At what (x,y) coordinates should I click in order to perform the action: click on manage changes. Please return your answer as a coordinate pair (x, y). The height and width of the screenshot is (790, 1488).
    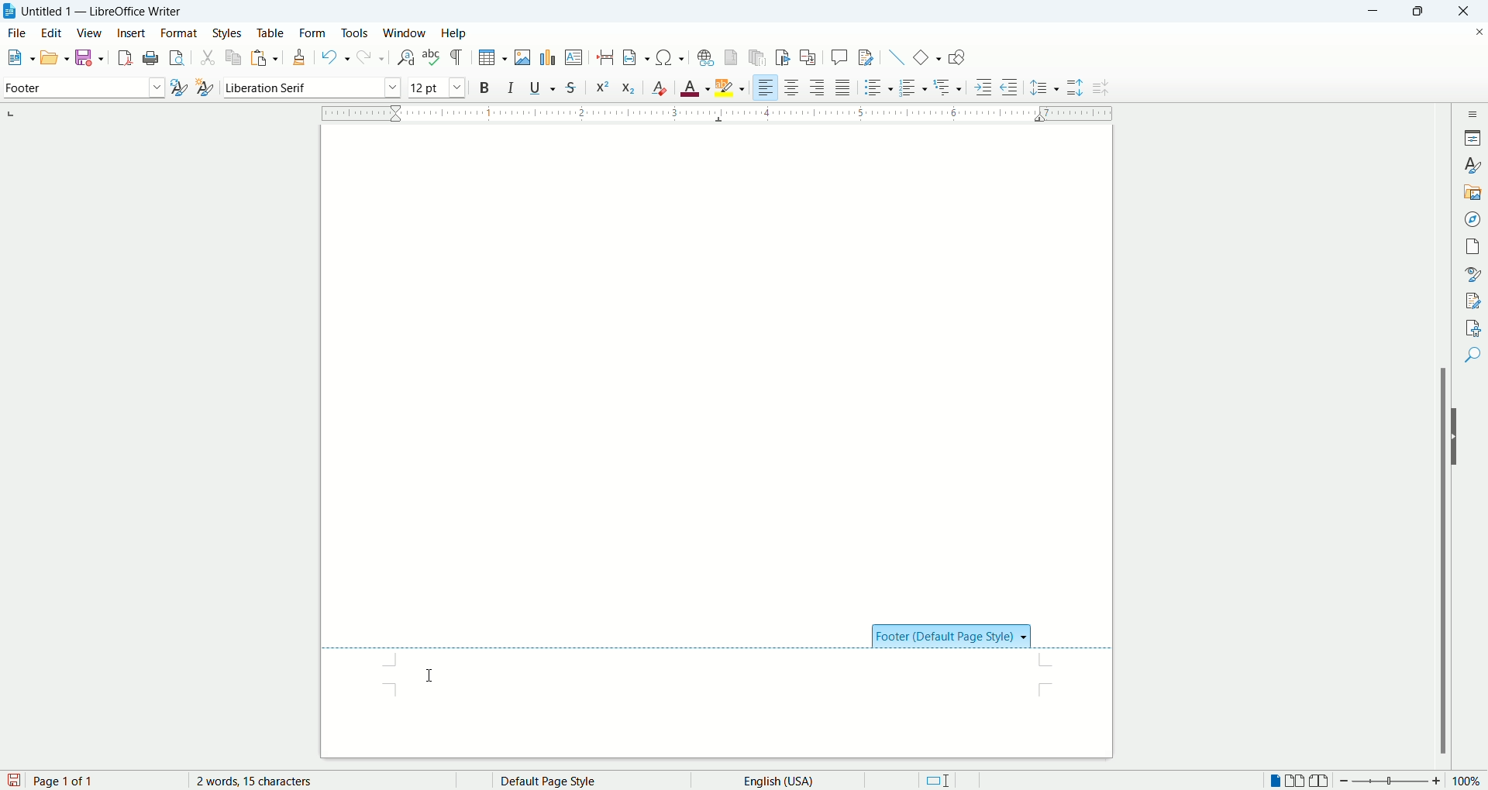
    Looking at the image, I should click on (1474, 301).